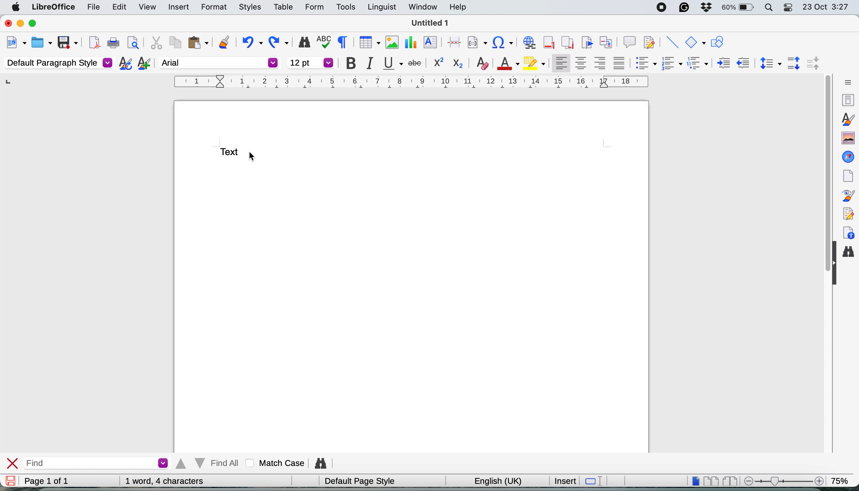  I want to click on superscrpit, so click(439, 63).